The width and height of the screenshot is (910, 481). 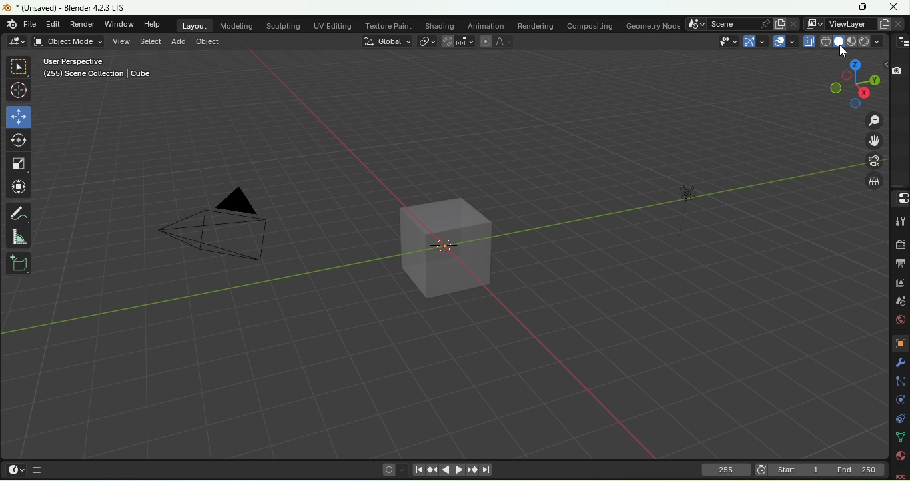 What do you see at coordinates (197, 25) in the screenshot?
I see `Layout` at bounding box center [197, 25].